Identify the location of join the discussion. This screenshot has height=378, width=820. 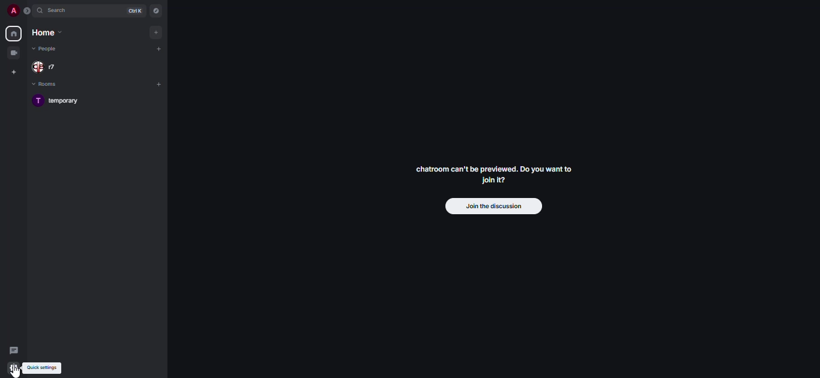
(492, 206).